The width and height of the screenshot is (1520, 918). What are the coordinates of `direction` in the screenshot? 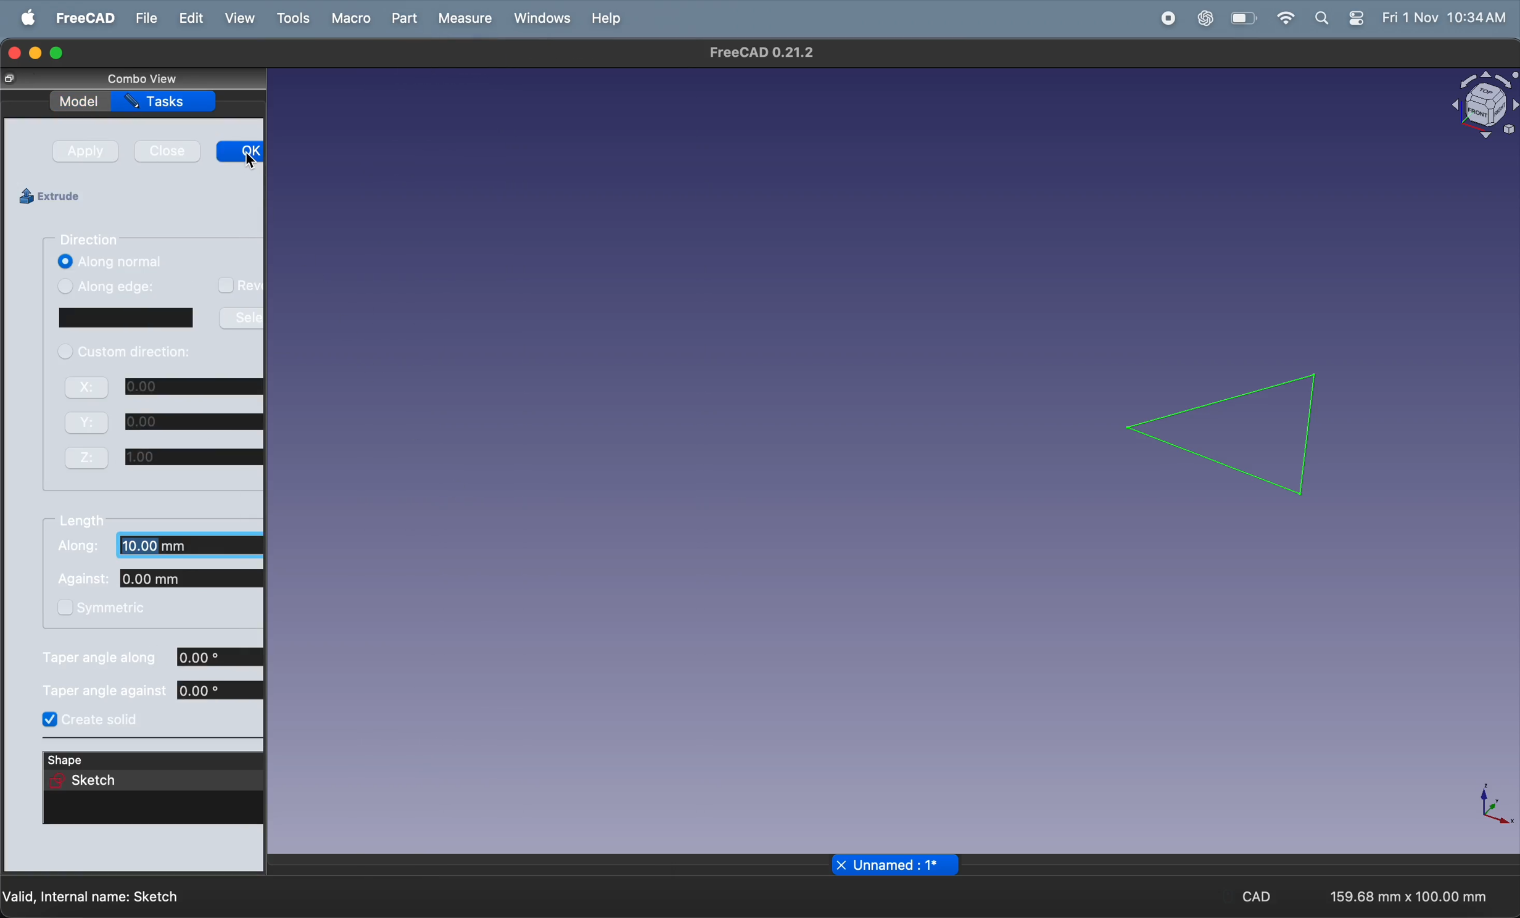 It's located at (91, 239).